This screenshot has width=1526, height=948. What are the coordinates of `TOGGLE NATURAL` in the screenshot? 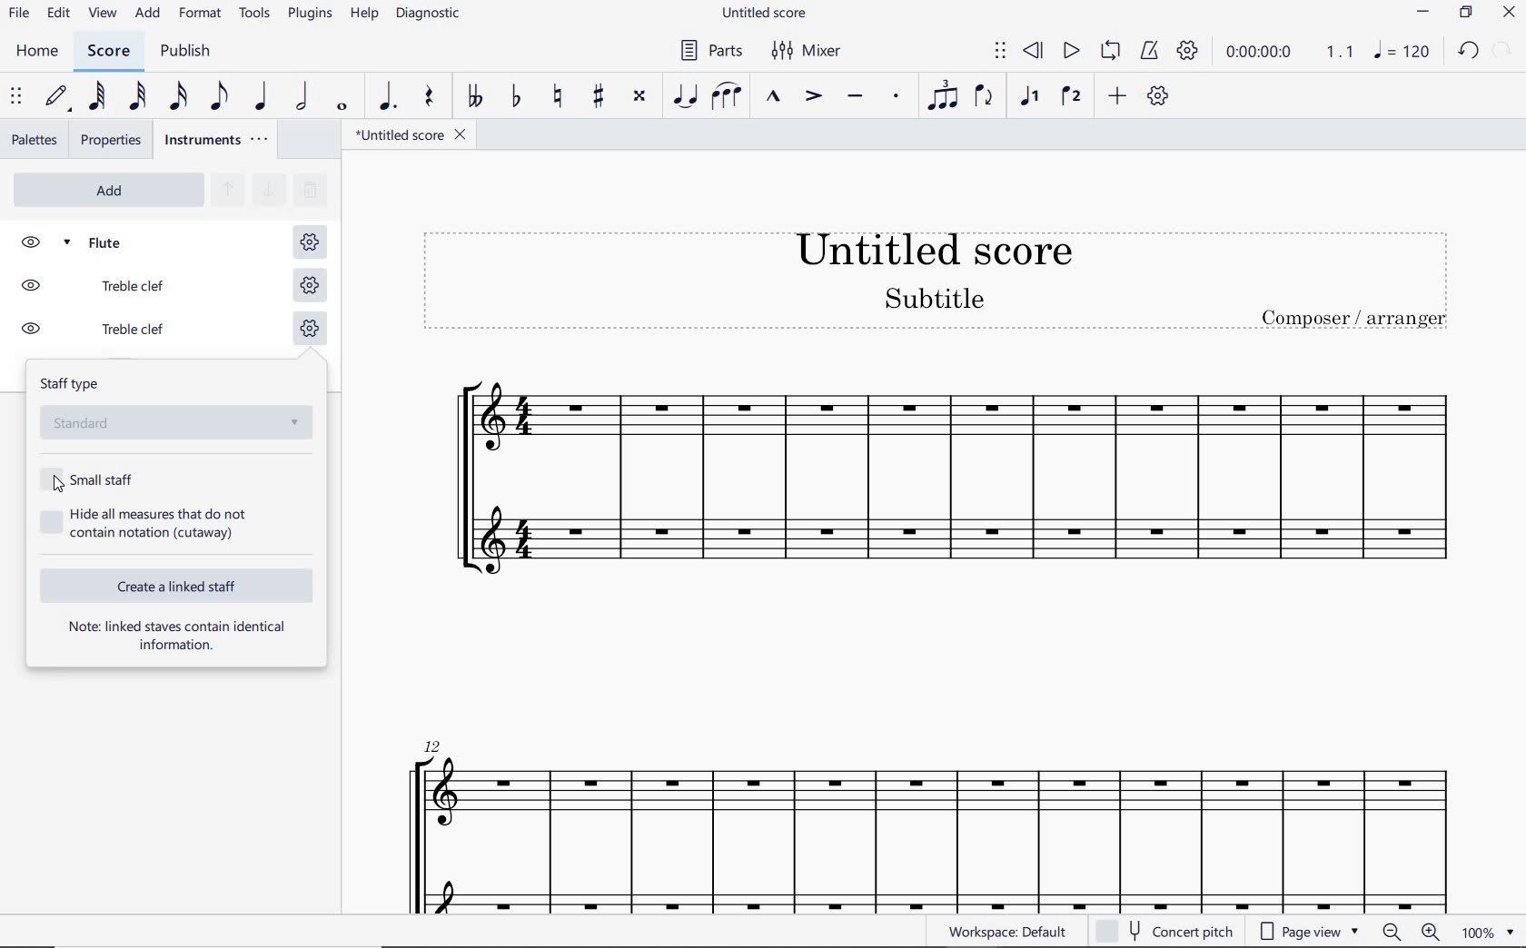 It's located at (557, 97).